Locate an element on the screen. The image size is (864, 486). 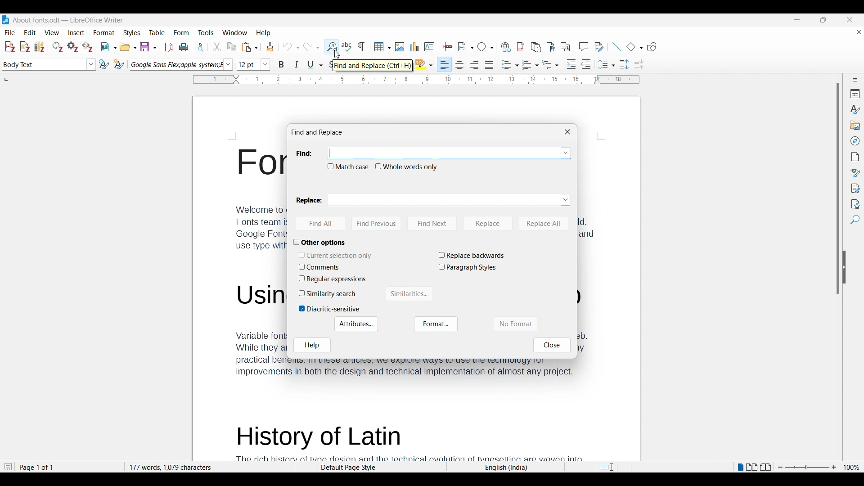
Toggle for Regular expressions is located at coordinates (333, 279).